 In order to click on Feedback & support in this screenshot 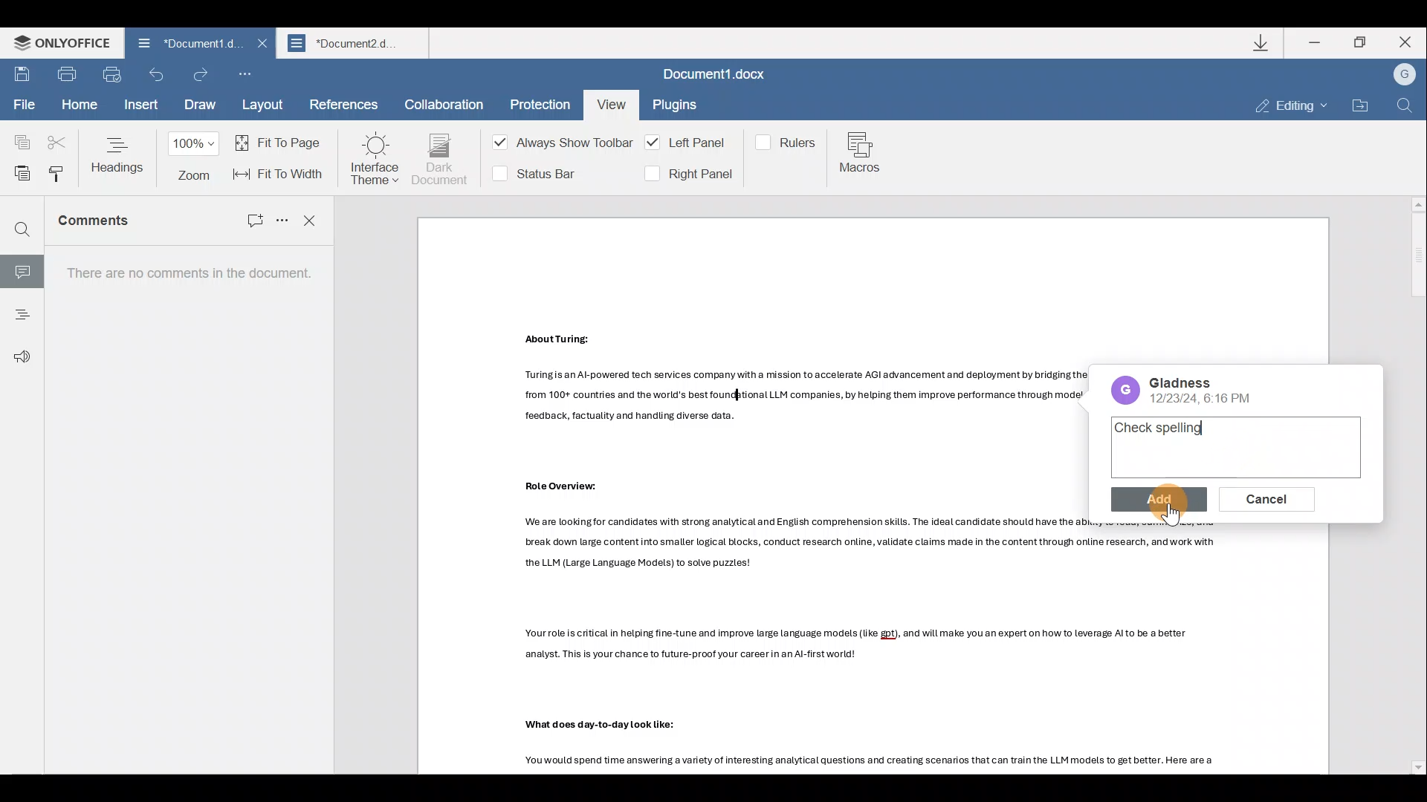, I will do `click(17, 348)`.